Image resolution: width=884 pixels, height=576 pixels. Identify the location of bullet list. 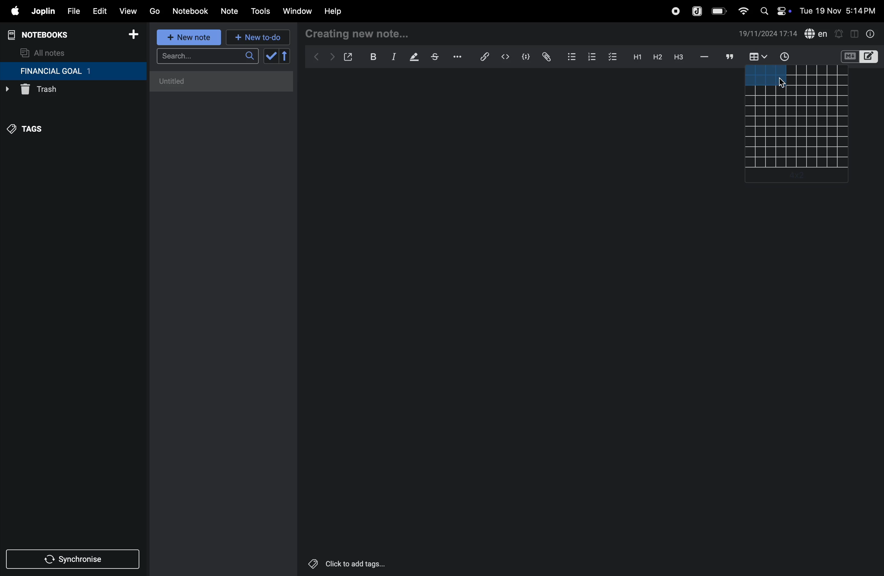
(572, 56).